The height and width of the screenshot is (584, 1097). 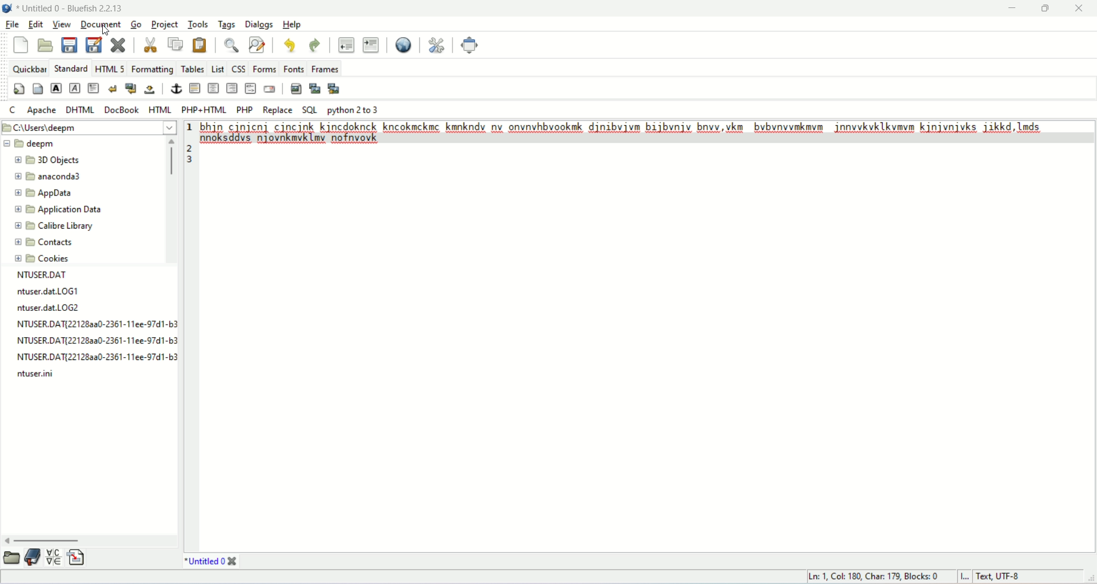 What do you see at coordinates (1048, 8) in the screenshot?
I see `maximize` at bounding box center [1048, 8].